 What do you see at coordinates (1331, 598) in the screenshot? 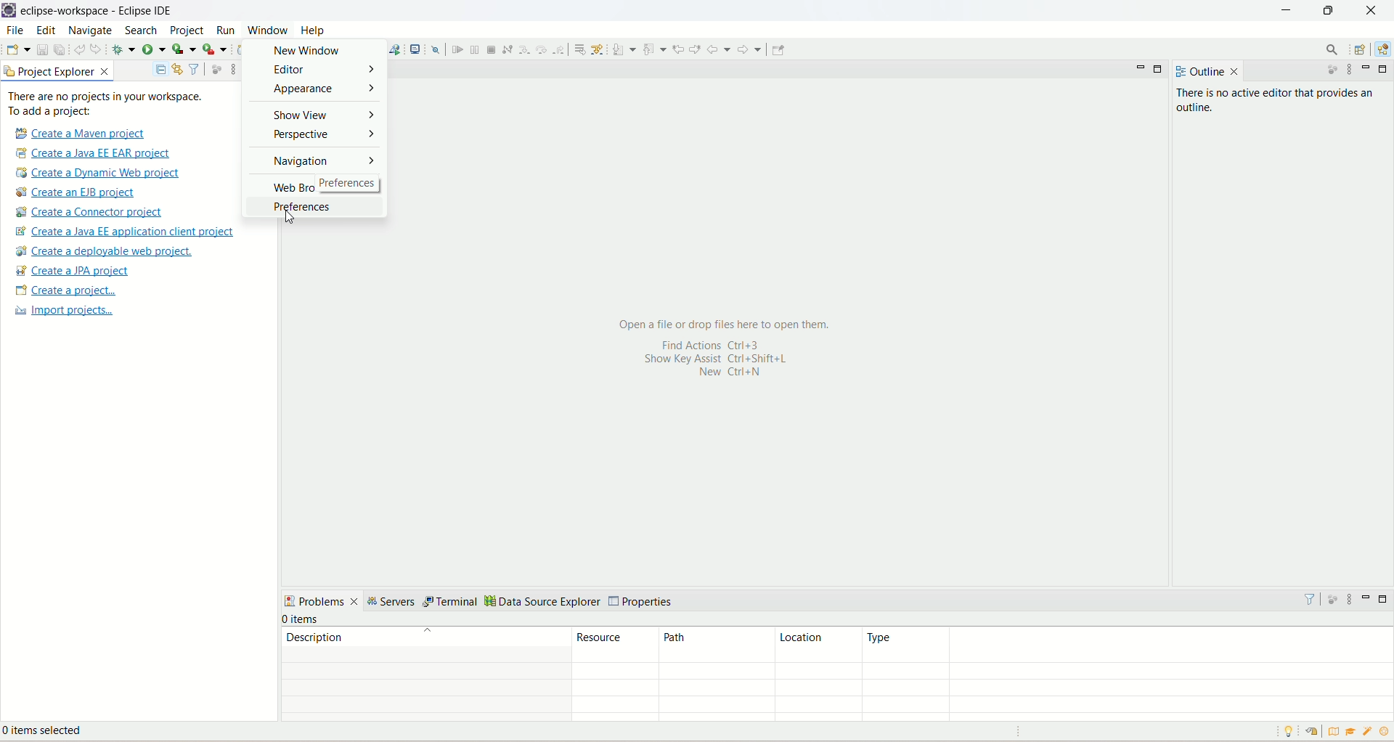
I see `focus on active task` at bounding box center [1331, 598].